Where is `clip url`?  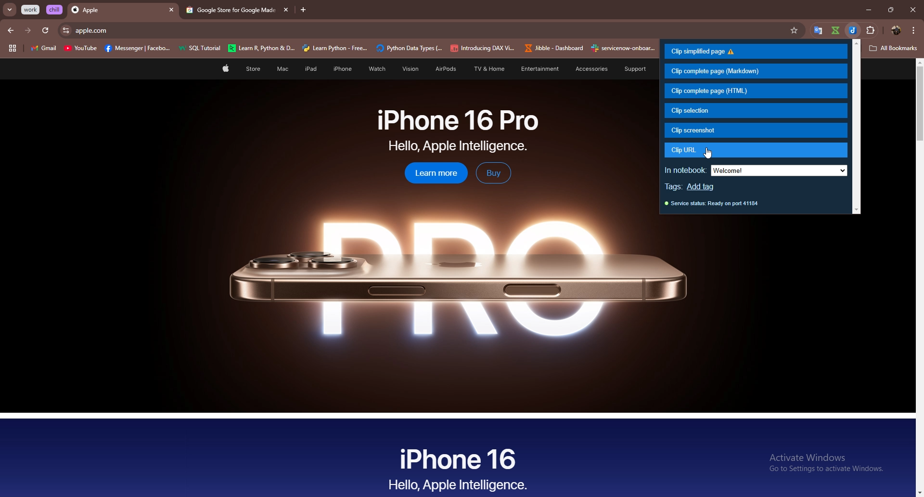
clip url is located at coordinates (755, 150).